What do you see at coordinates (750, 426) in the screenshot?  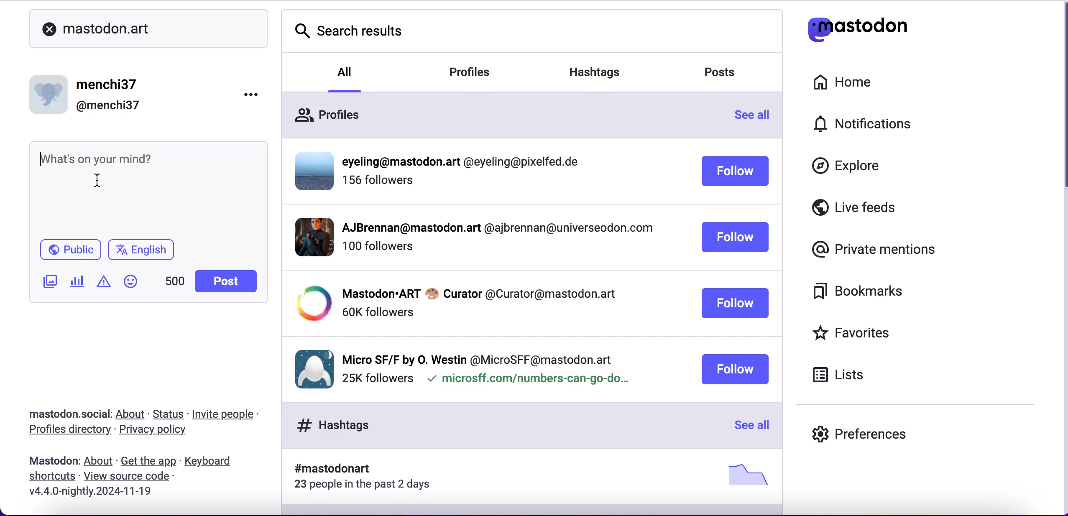 I see `see all` at bounding box center [750, 426].